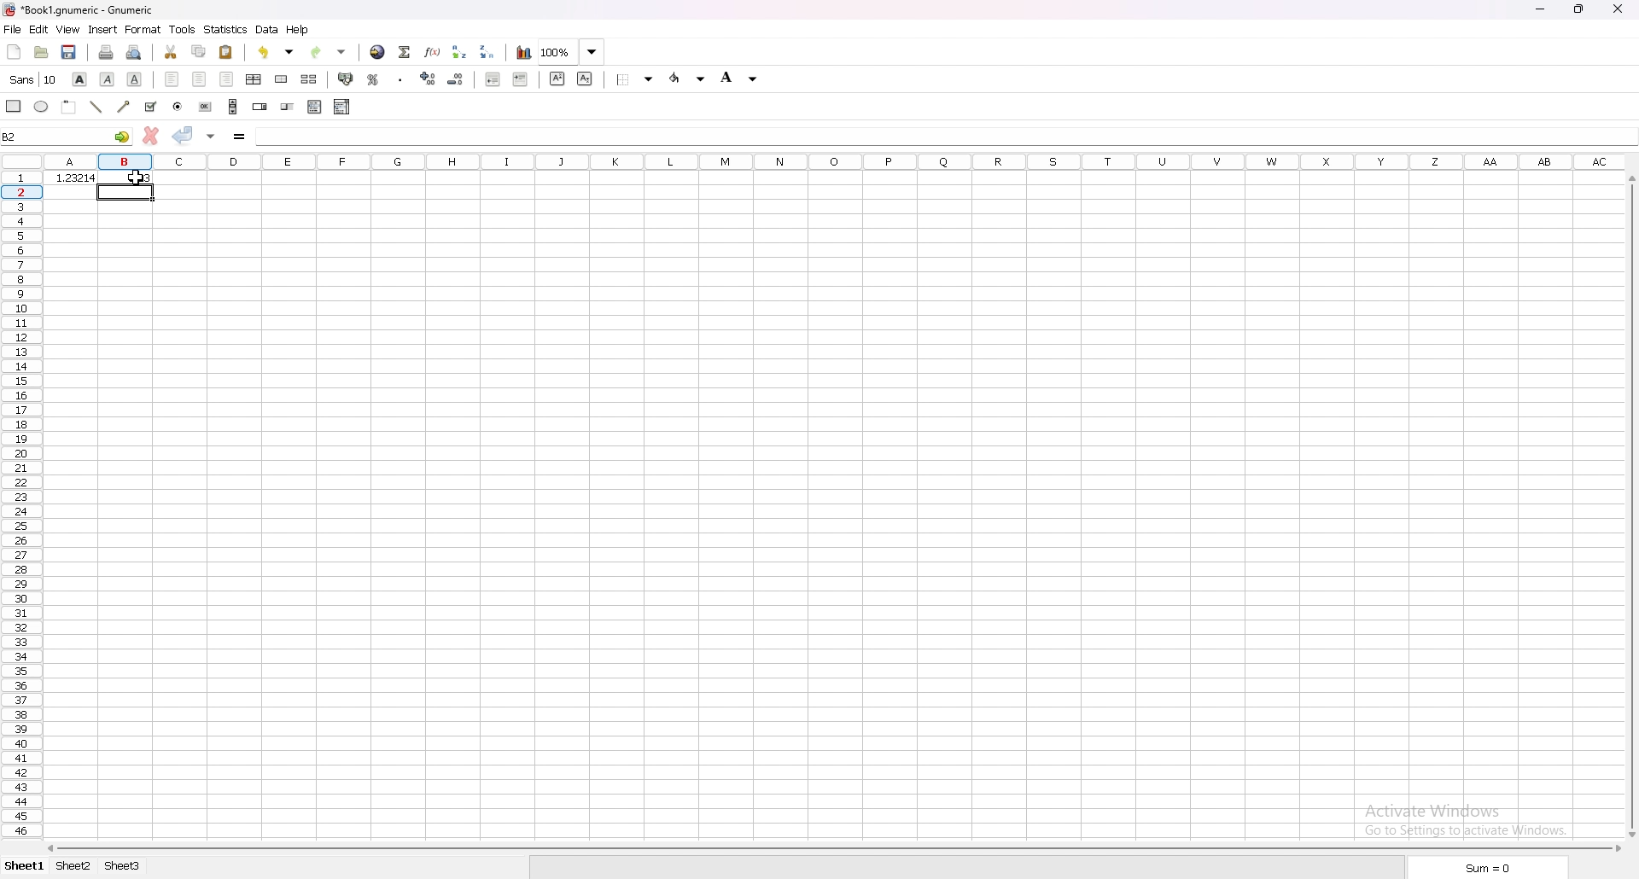  Describe the element at coordinates (69, 105) in the screenshot. I see `frame` at that location.